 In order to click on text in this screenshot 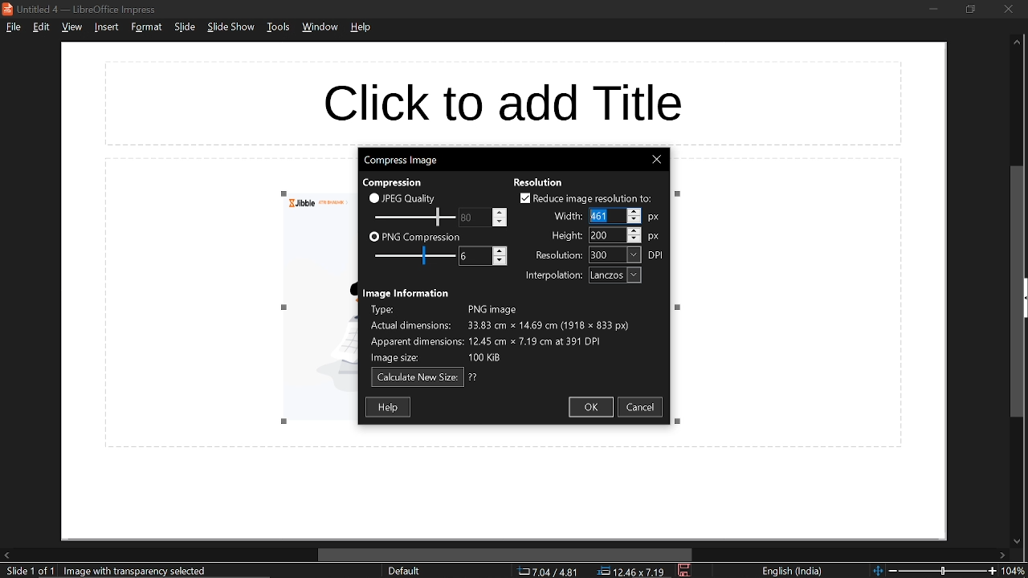, I will do `click(397, 181)`.